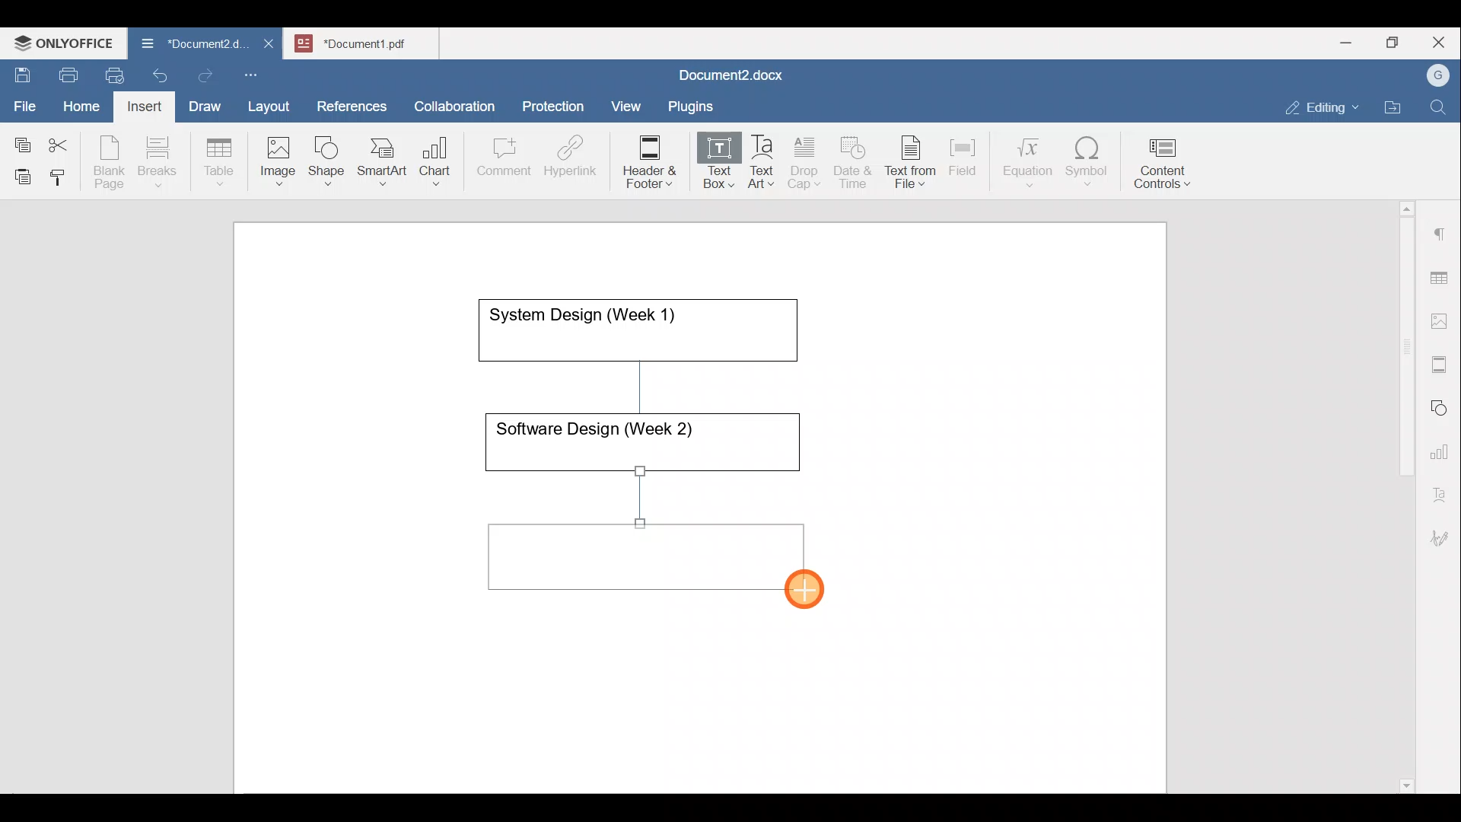  I want to click on Editing mode, so click(1323, 104).